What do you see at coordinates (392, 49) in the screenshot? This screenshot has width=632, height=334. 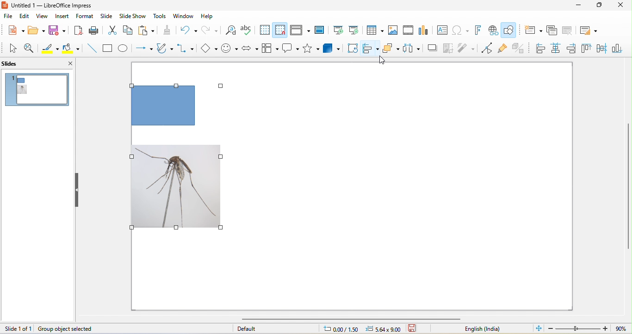 I see `arrange` at bounding box center [392, 49].